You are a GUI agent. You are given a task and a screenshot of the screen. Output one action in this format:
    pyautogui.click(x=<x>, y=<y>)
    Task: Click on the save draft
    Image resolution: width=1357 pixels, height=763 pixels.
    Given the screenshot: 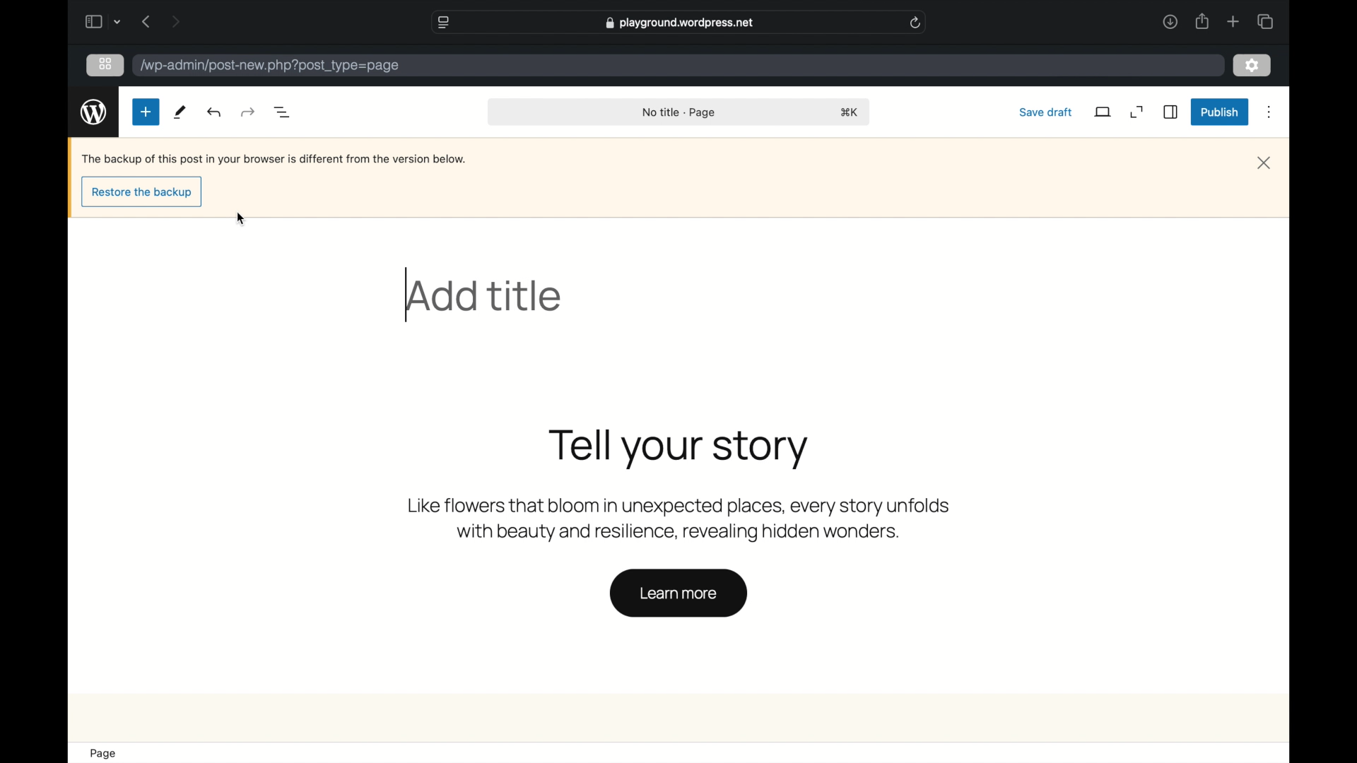 What is the action you would take?
    pyautogui.click(x=1046, y=112)
    